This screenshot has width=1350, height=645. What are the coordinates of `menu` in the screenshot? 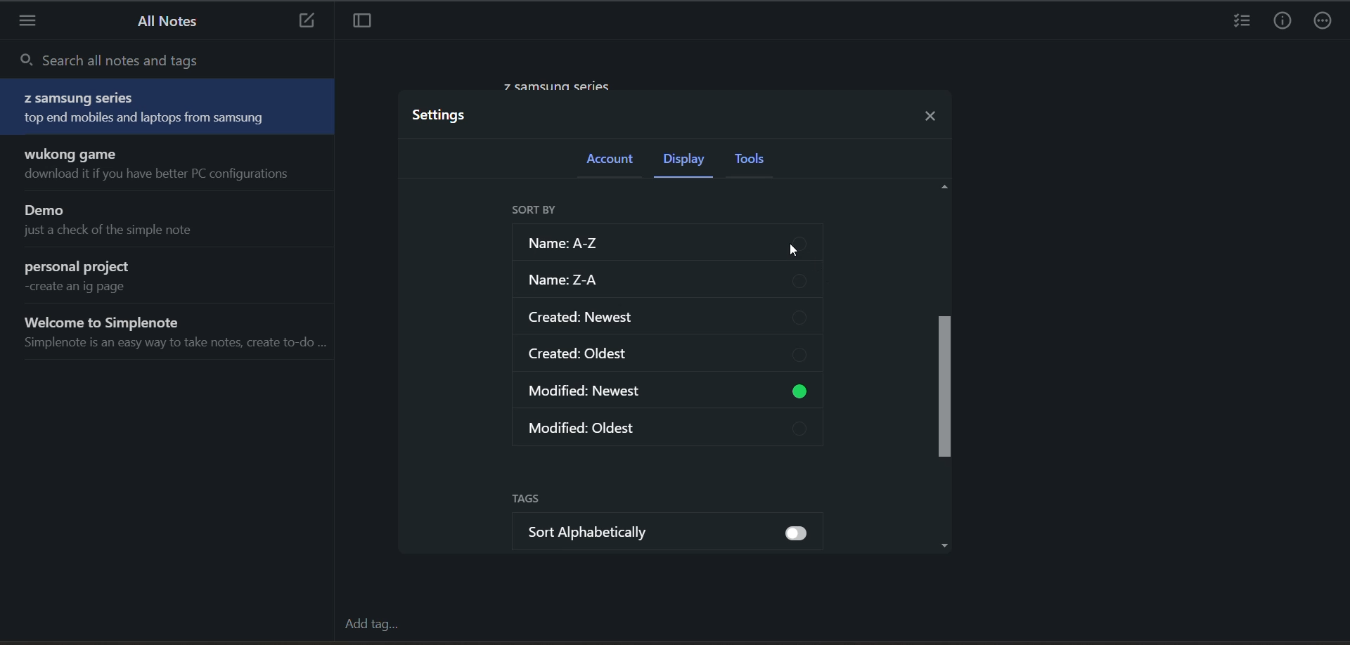 It's located at (30, 24).